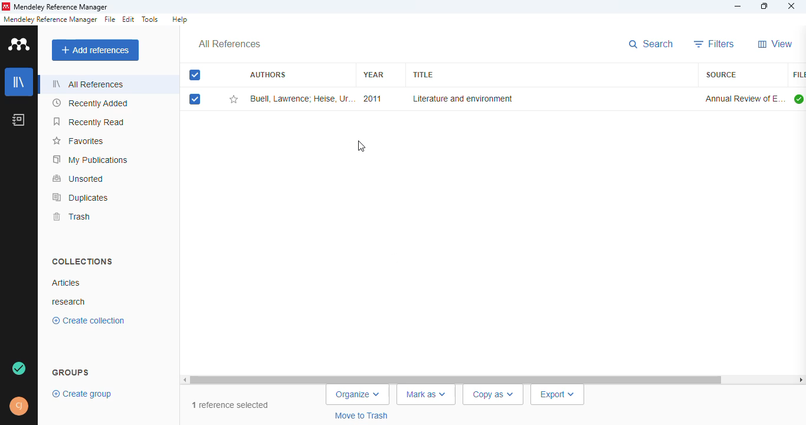  I want to click on recently added, so click(90, 103).